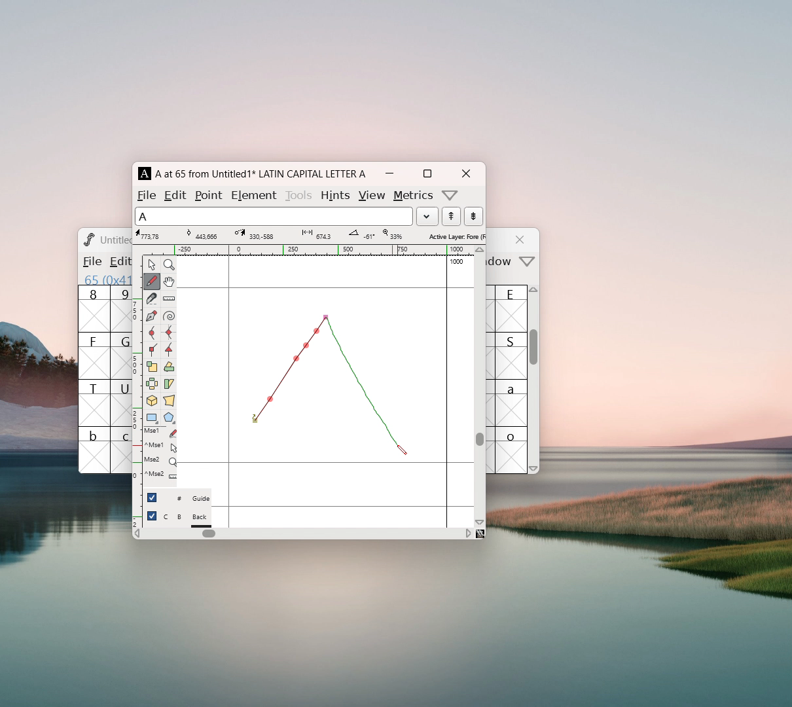 This screenshot has width=792, height=707. Describe the element at coordinates (162, 433) in the screenshot. I see `Mse1` at that location.